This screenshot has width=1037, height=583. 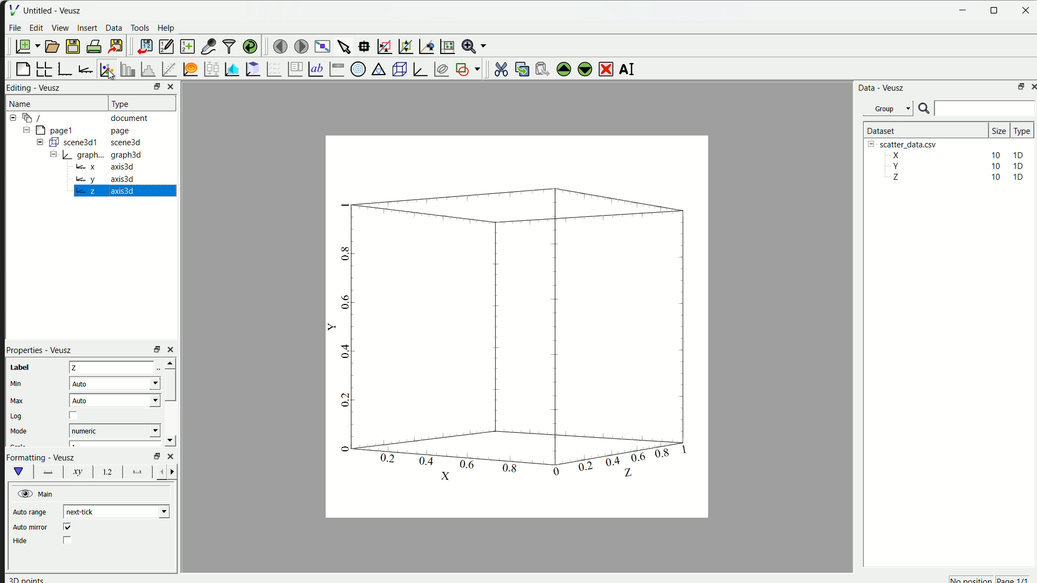 I want to click on move up the selected widget, so click(x=563, y=69).